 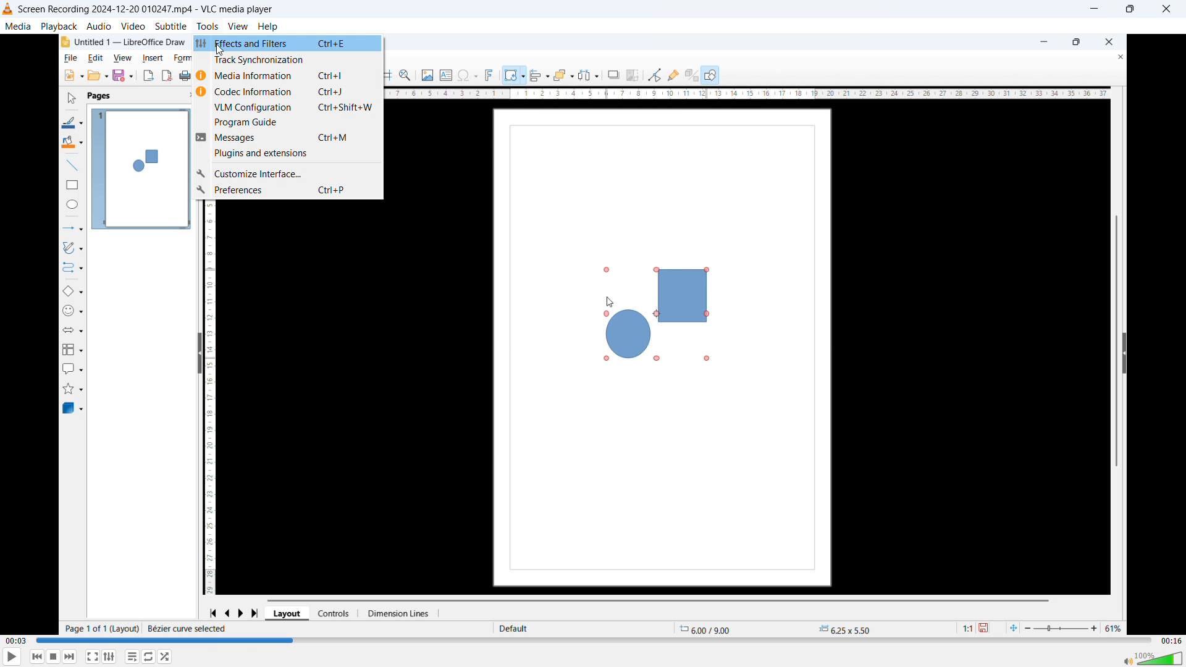 What do you see at coordinates (287, 76) in the screenshot?
I see `Media information ` at bounding box center [287, 76].